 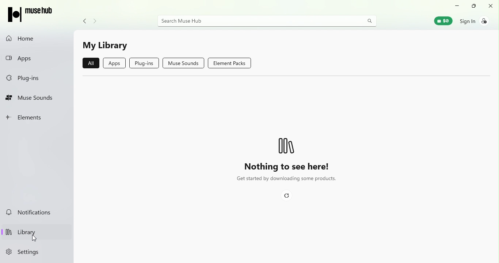 I want to click on Home, so click(x=37, y=39).